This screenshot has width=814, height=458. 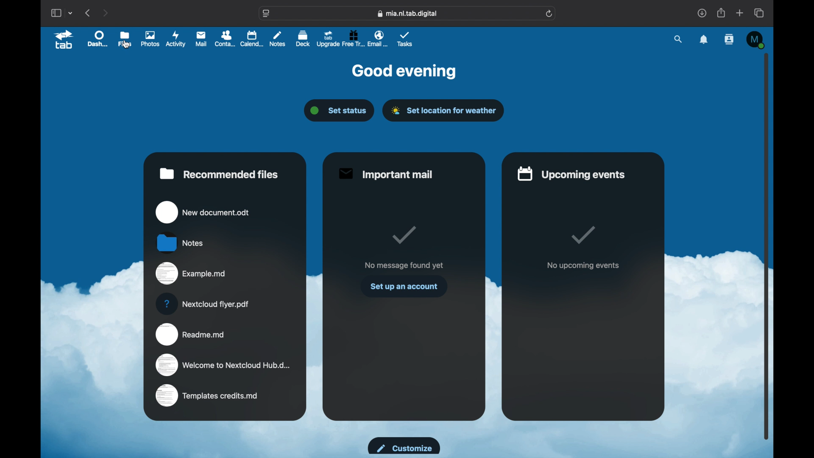 What do you see at coordinates (756, 40) in the screenshot?
I see `M` at bounding box center [756, 40].